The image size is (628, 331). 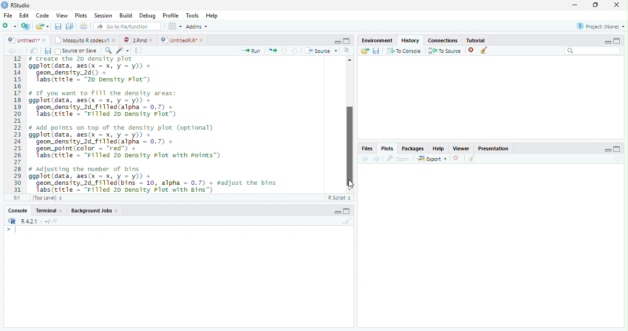 What do you see at coordinates (21, 40) in the screenshot?
I see `Untitled1` at bounding box center [21, 40].